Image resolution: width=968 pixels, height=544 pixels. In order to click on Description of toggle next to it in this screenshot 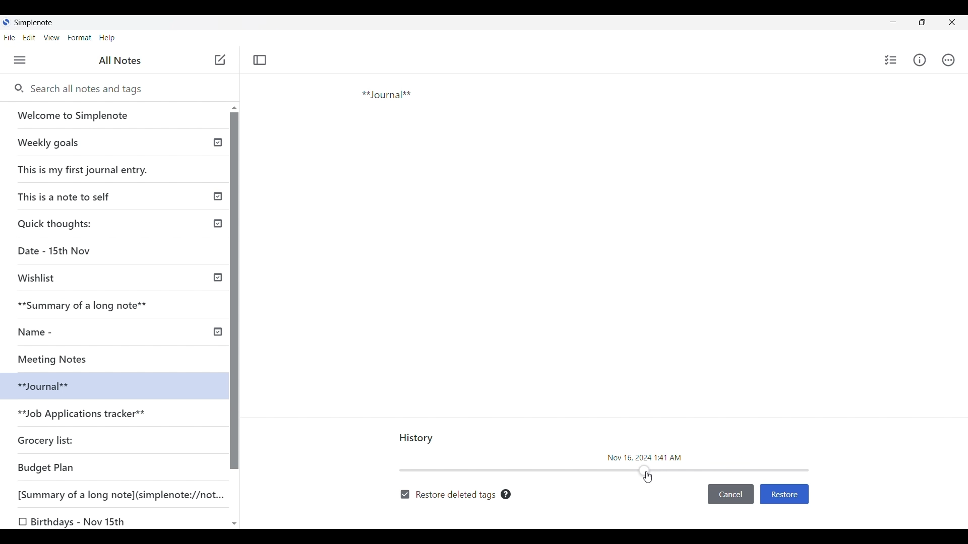, I will do `click(506, 494)`.